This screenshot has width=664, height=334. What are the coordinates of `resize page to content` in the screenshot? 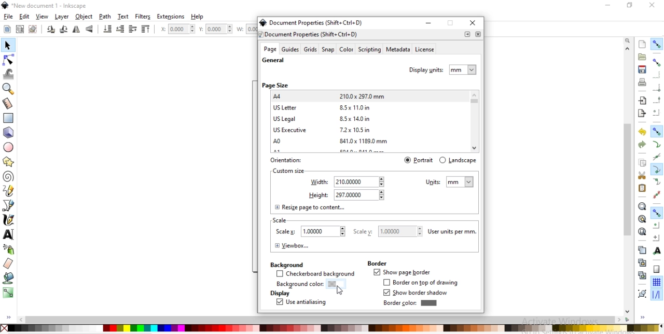 It's located at (309, 208).